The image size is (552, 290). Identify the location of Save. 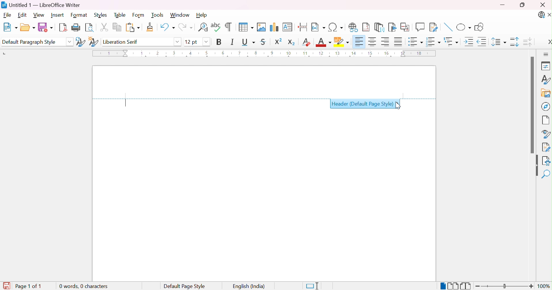
(46, 27).